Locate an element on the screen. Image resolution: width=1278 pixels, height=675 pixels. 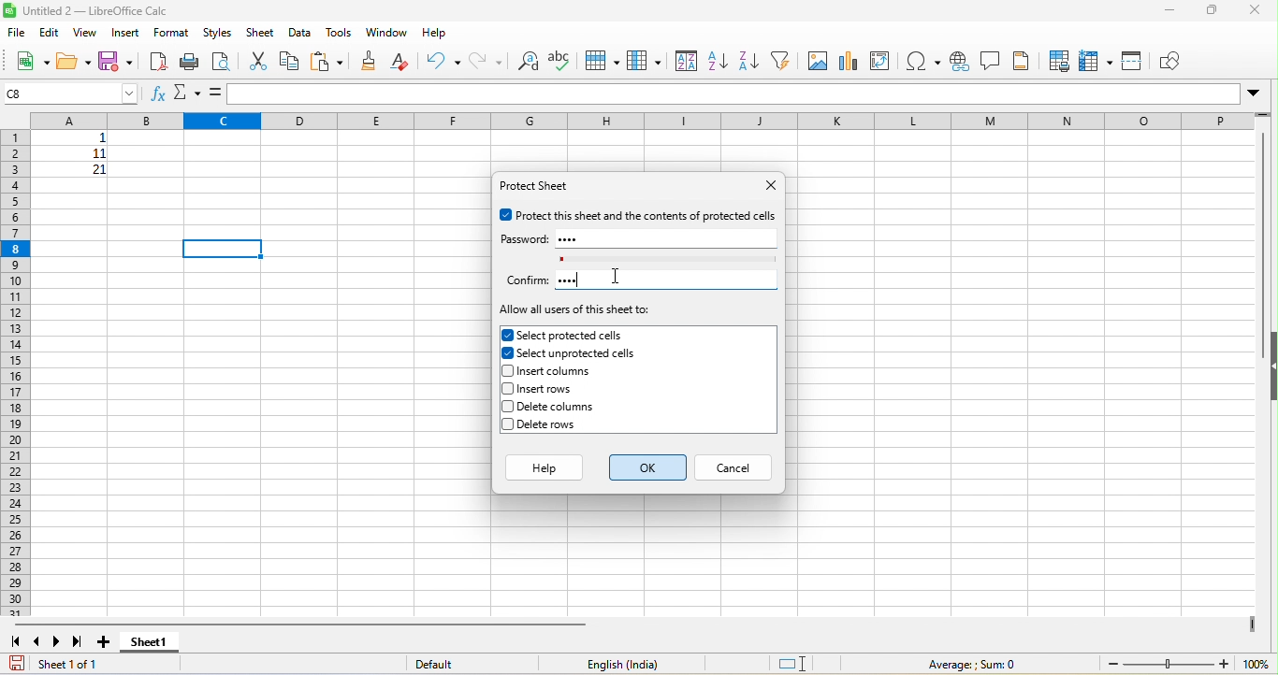
cursor movement is located at coordinates (615, 276).